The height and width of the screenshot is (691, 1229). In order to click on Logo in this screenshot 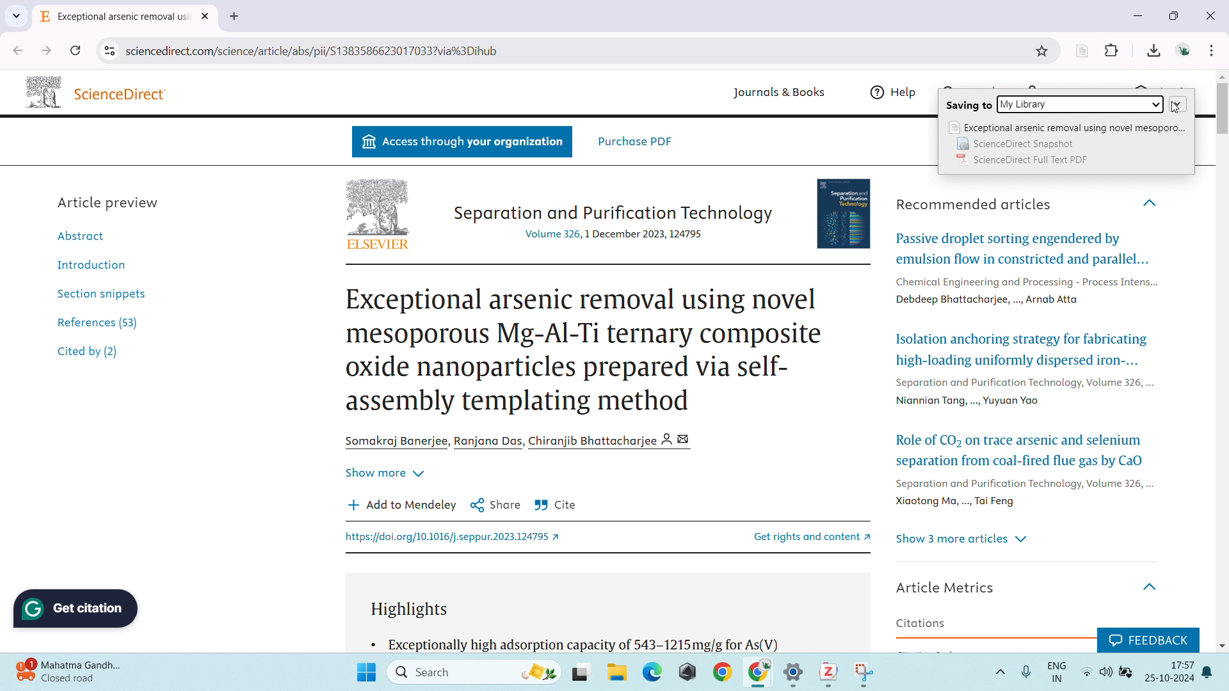, I will do `click(377, 206)`.